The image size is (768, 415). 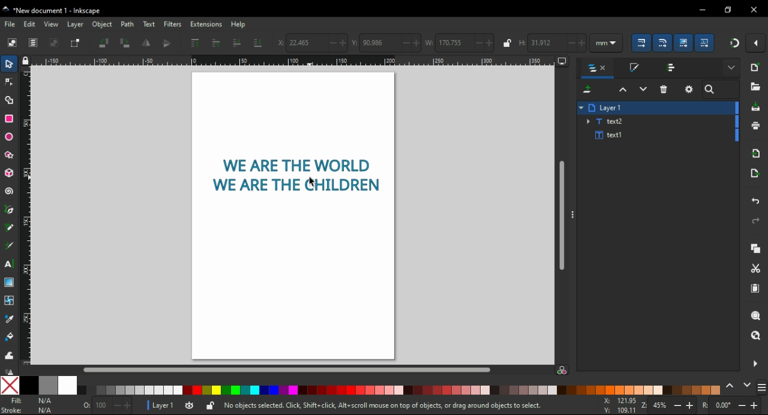 I want to click on cut, so click(x=757, y=269).